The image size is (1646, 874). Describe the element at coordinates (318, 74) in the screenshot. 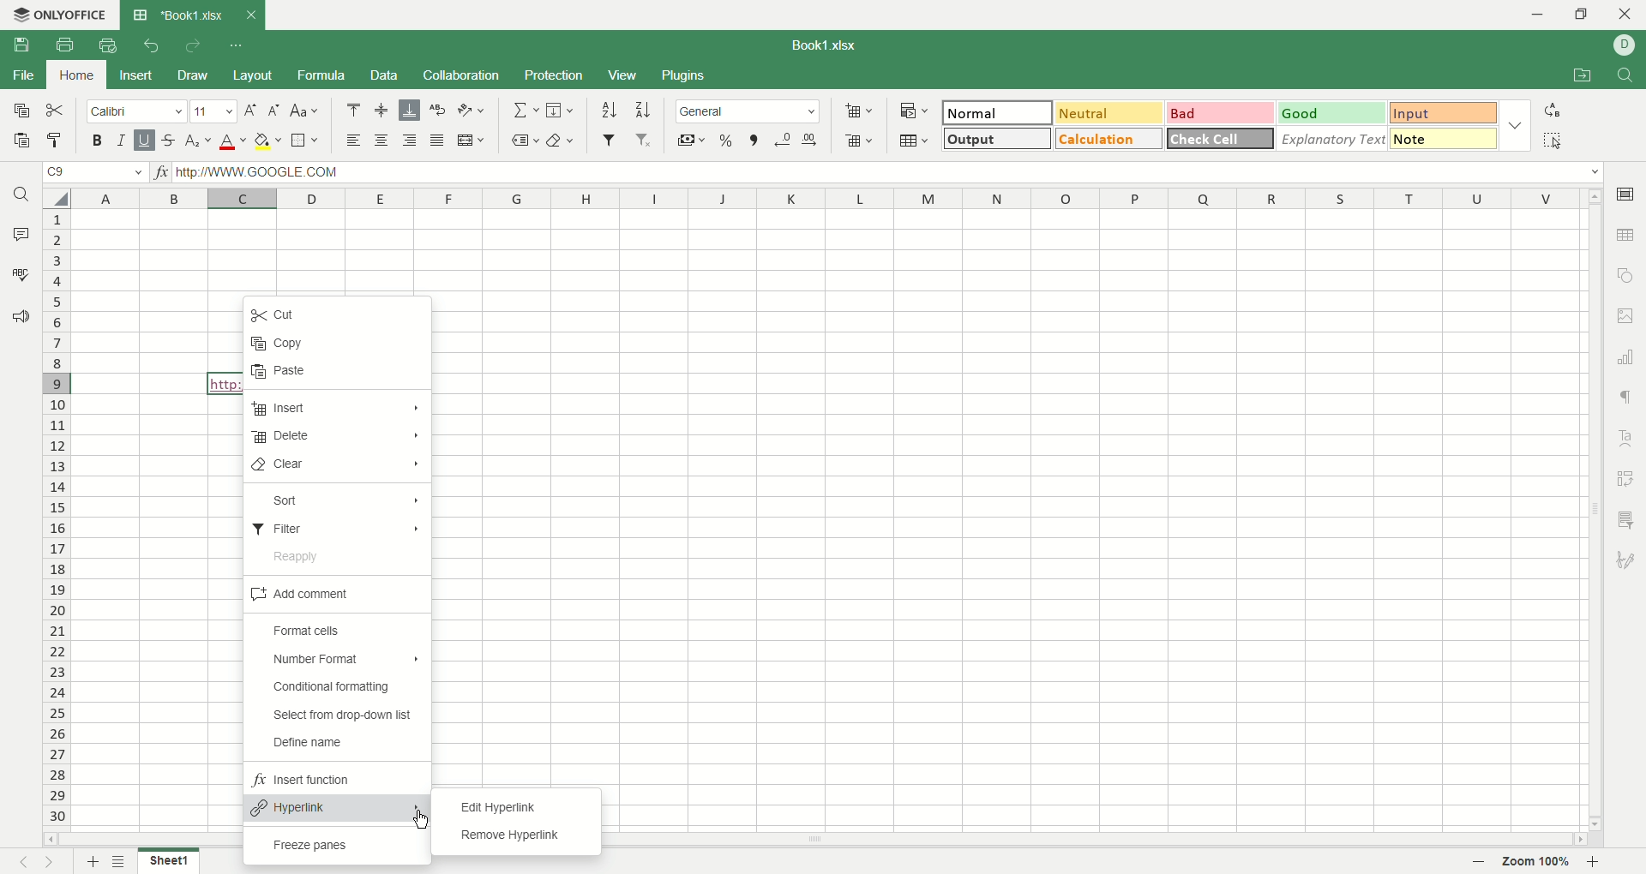

I see `formula` at that location.